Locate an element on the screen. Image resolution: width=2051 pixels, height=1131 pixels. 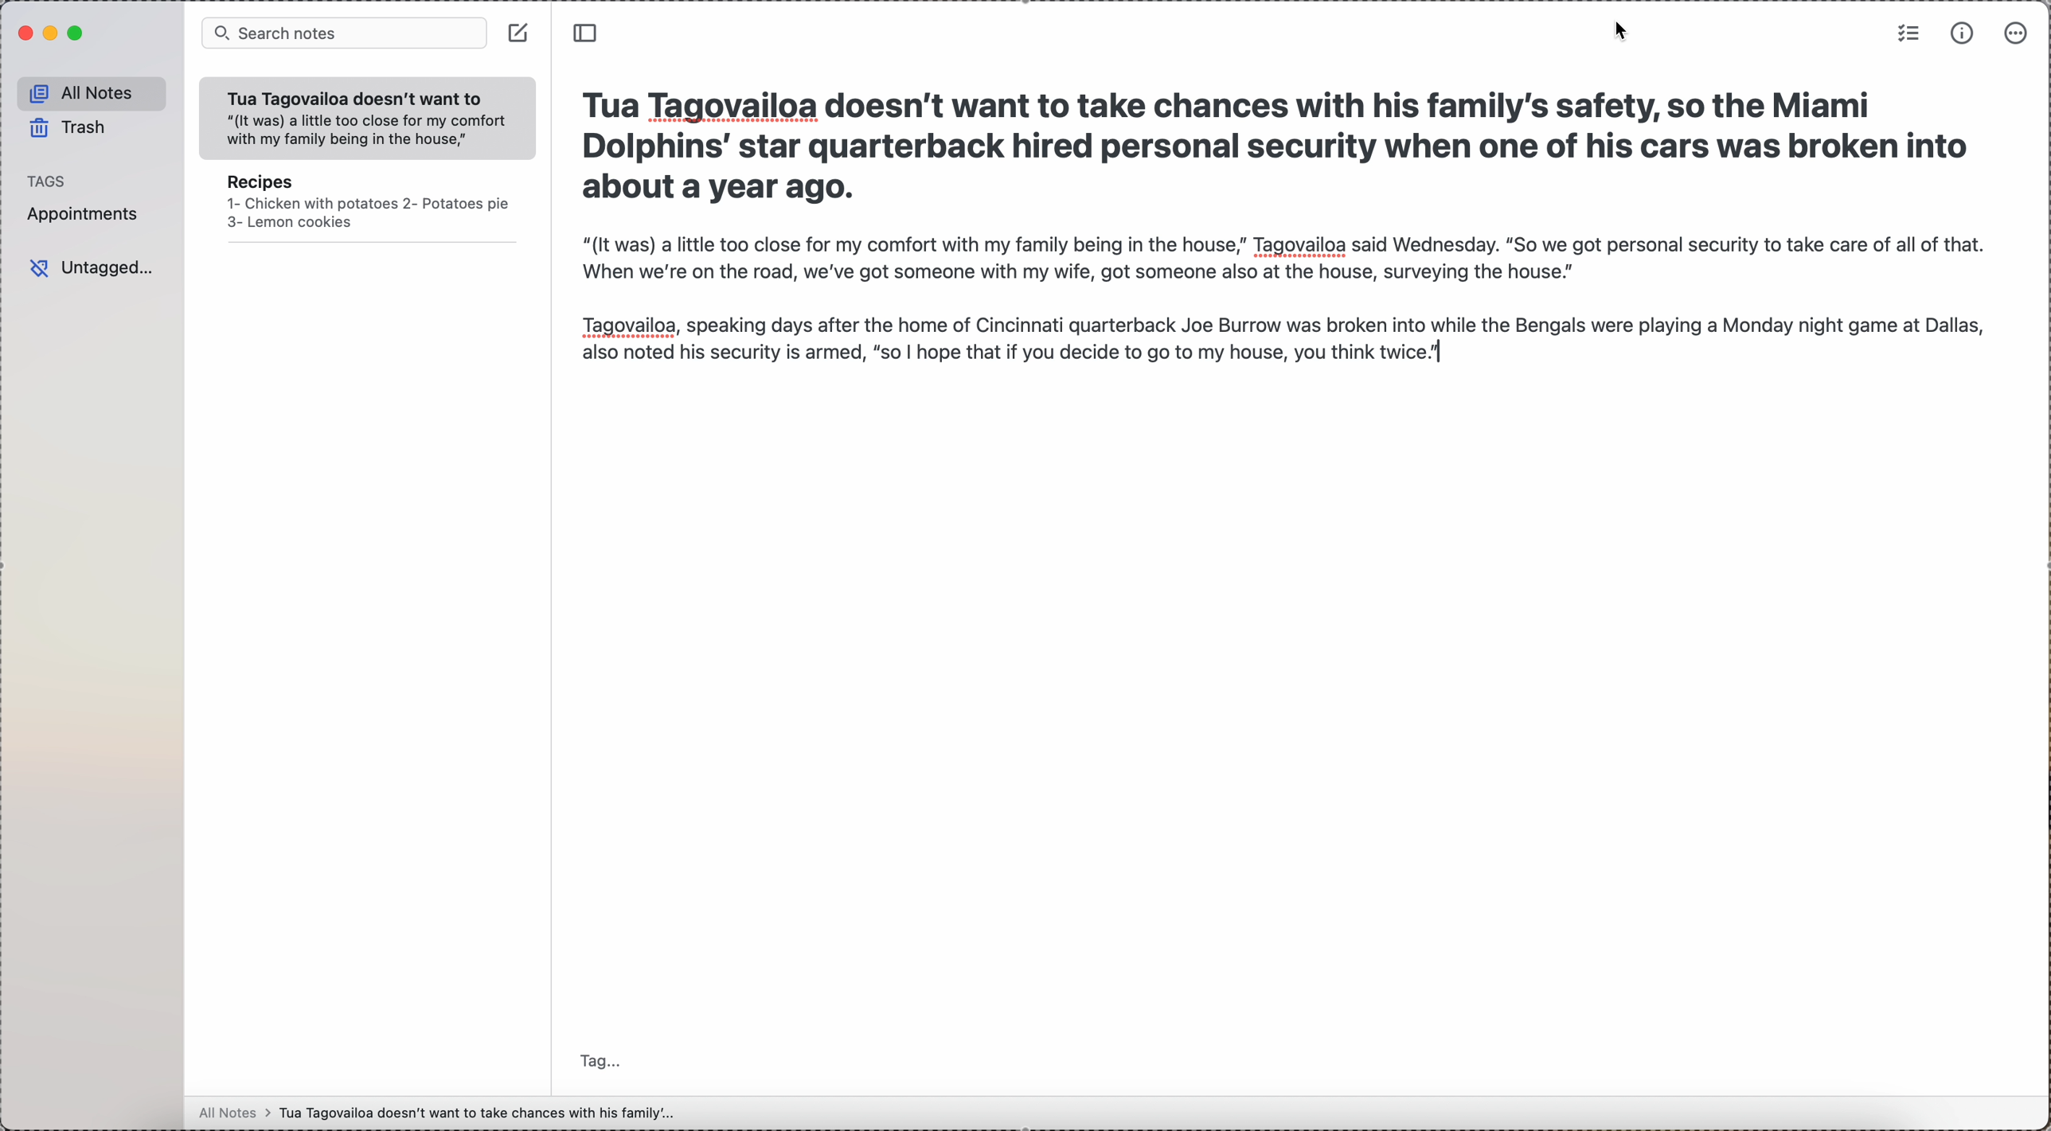
metrics is located at coordinates (1963, 33).